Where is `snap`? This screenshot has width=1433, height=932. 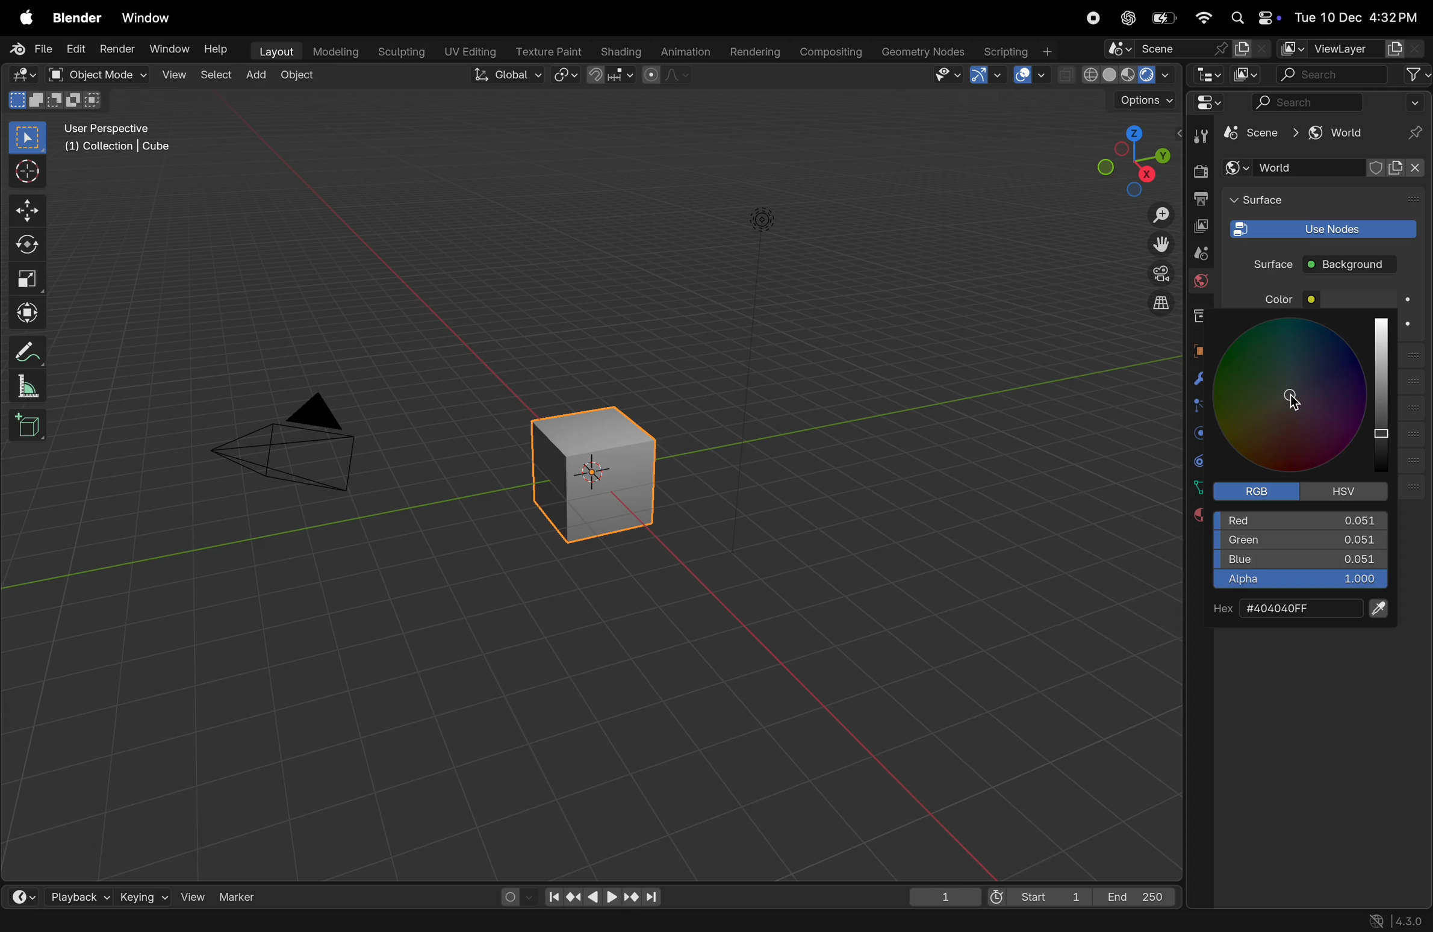
snap is located at coordinates (612, 76).